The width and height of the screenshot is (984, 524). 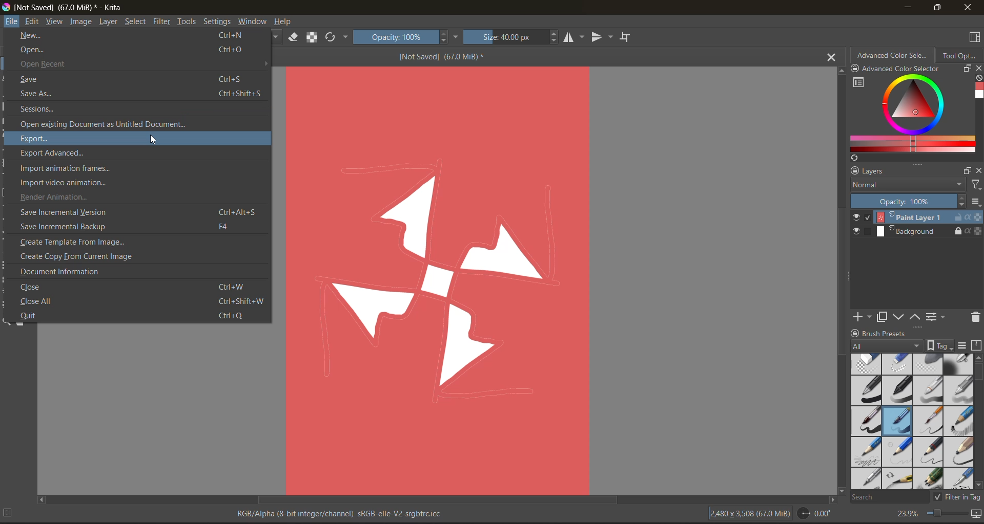 I want to click on close, so click(x=978, y=172).